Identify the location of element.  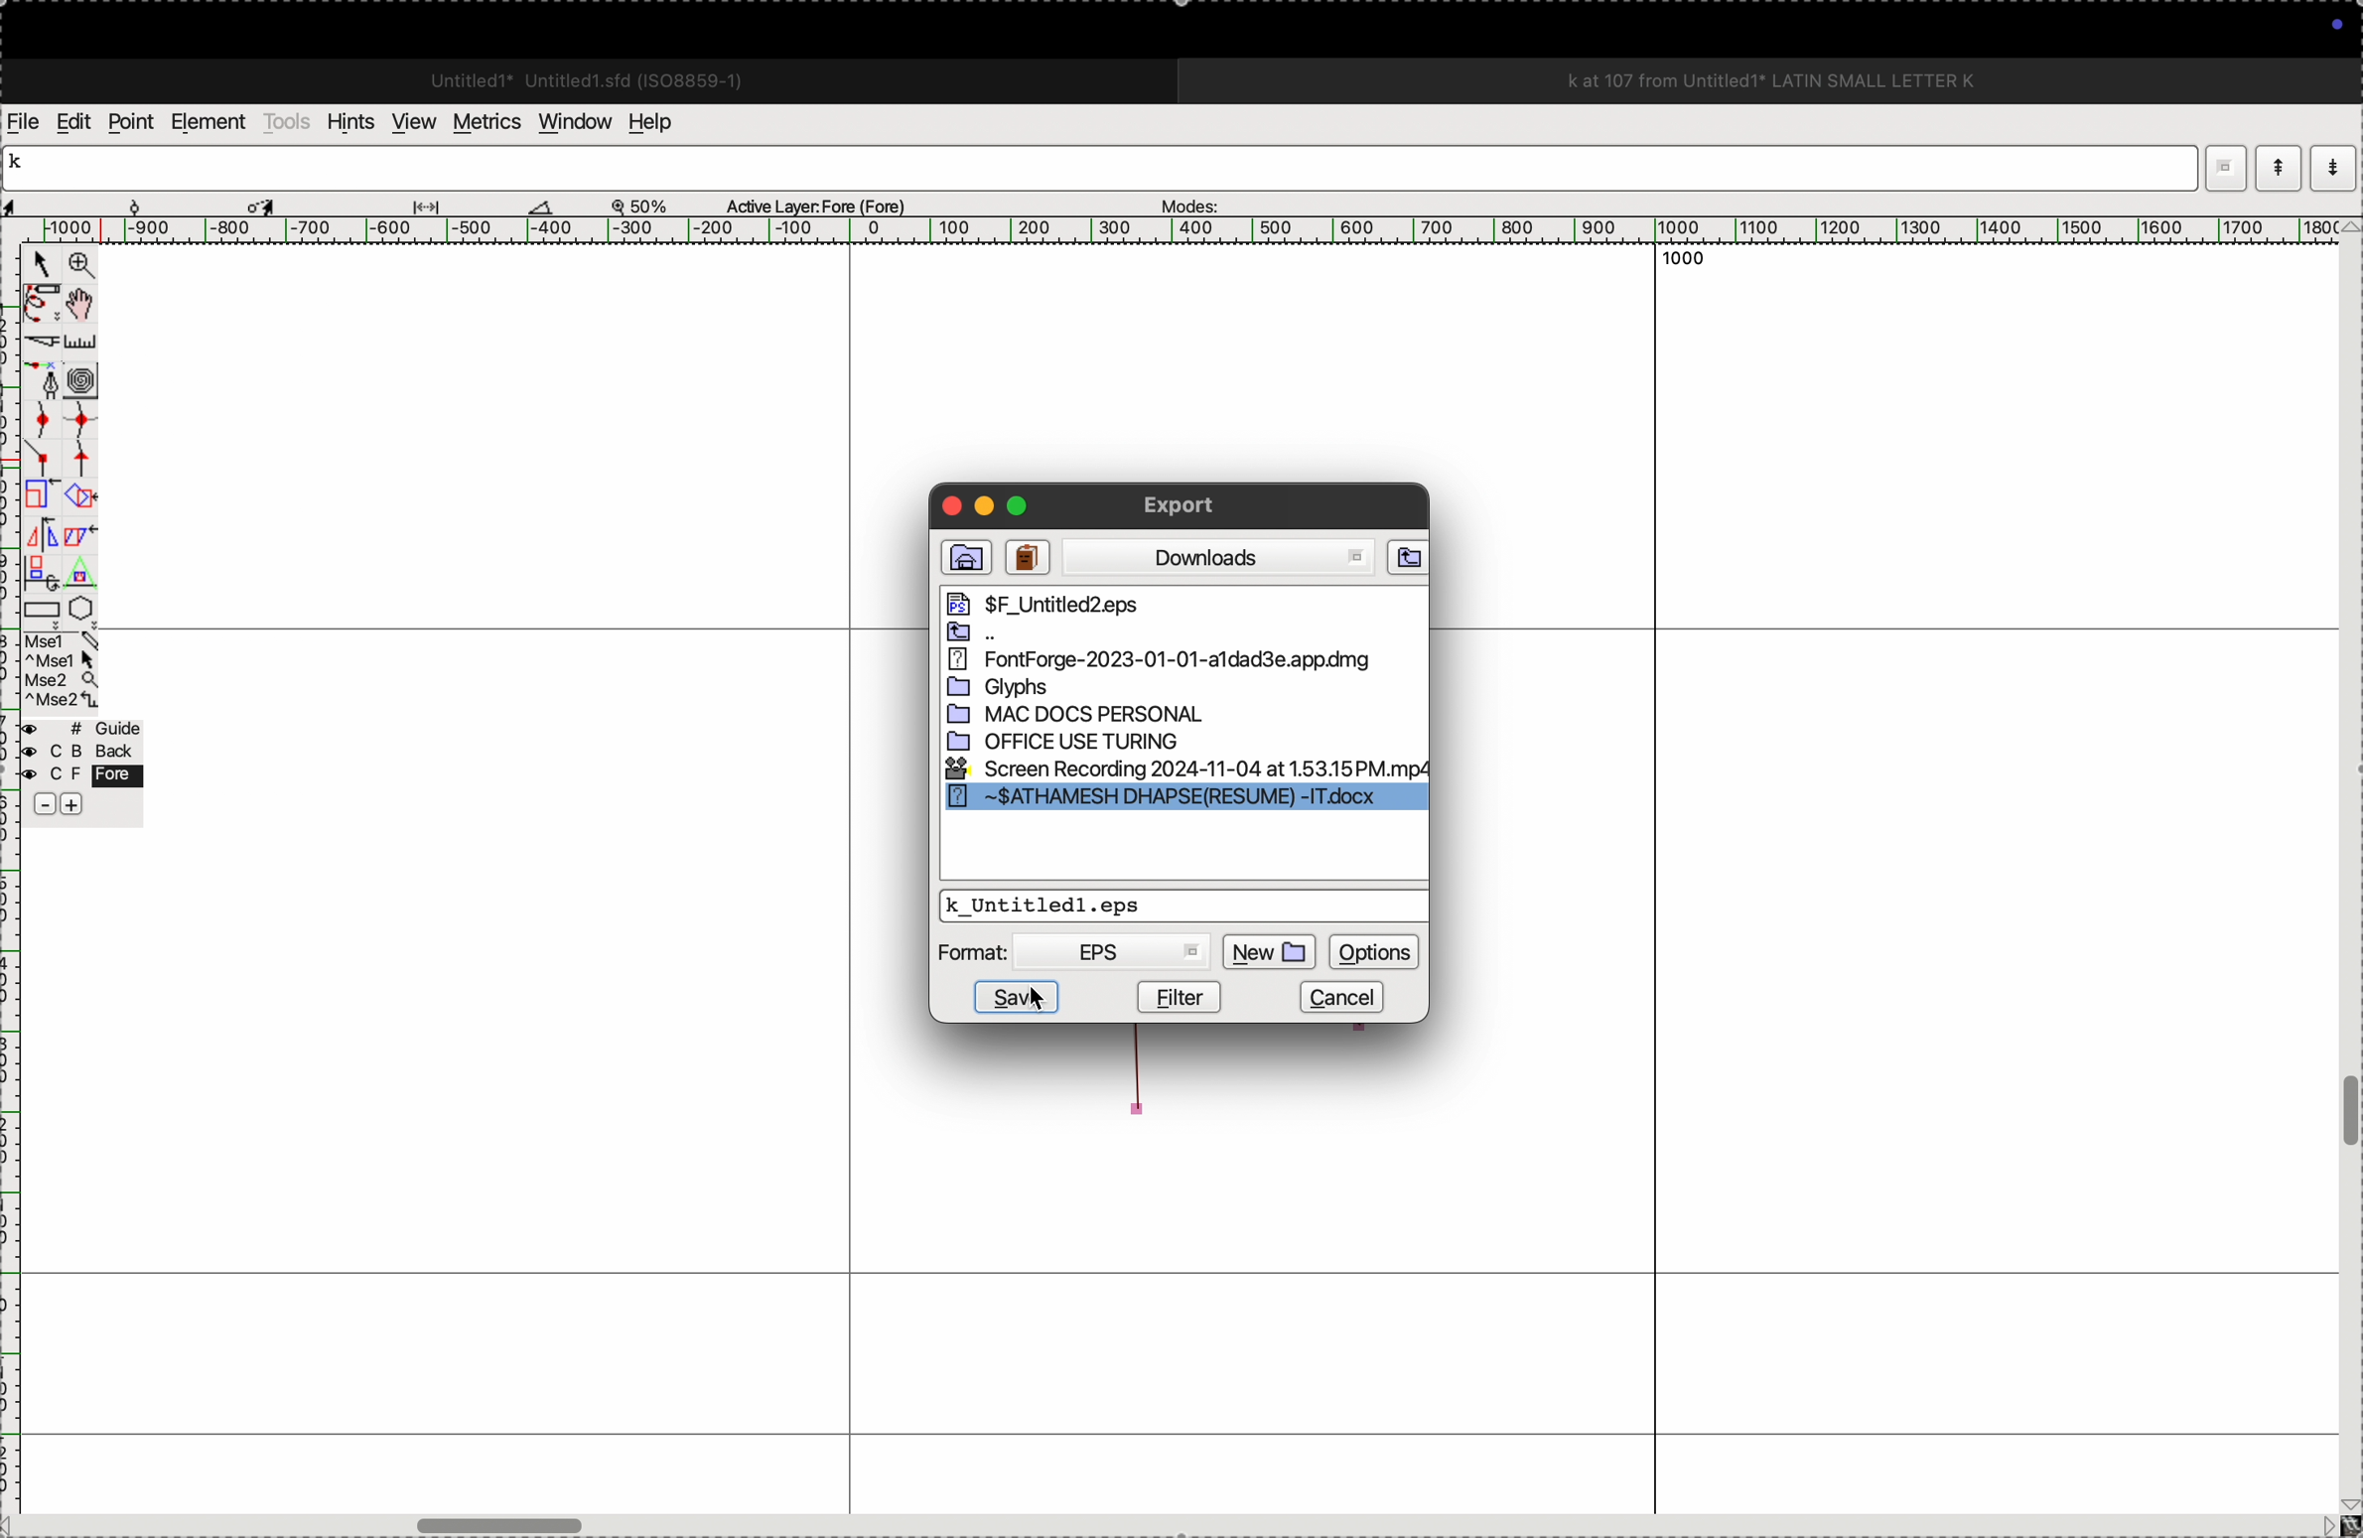
(210, 122).